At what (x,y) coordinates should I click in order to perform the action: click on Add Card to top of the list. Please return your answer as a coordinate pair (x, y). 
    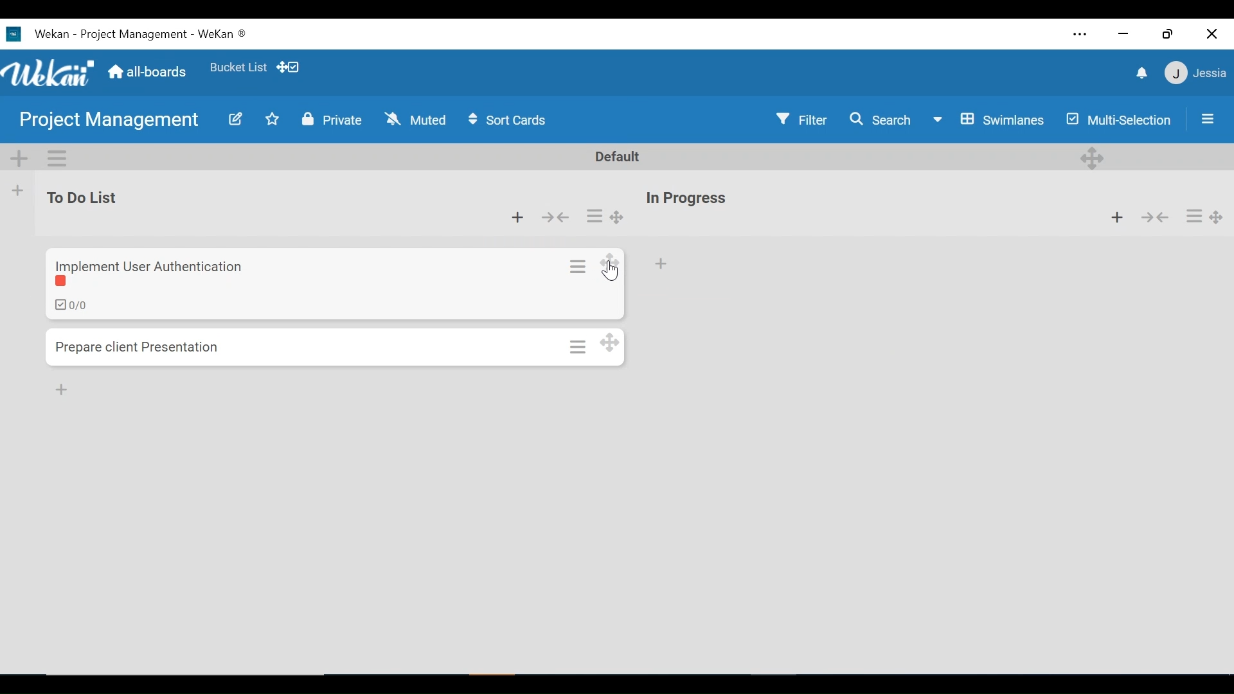
    Looking at the image, I should click on (518, 219).